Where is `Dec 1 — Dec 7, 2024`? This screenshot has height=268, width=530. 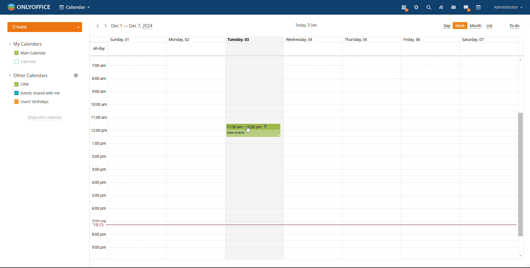
Dec 1 — Dec 7, 2024 is located at coordinates (133, 26).